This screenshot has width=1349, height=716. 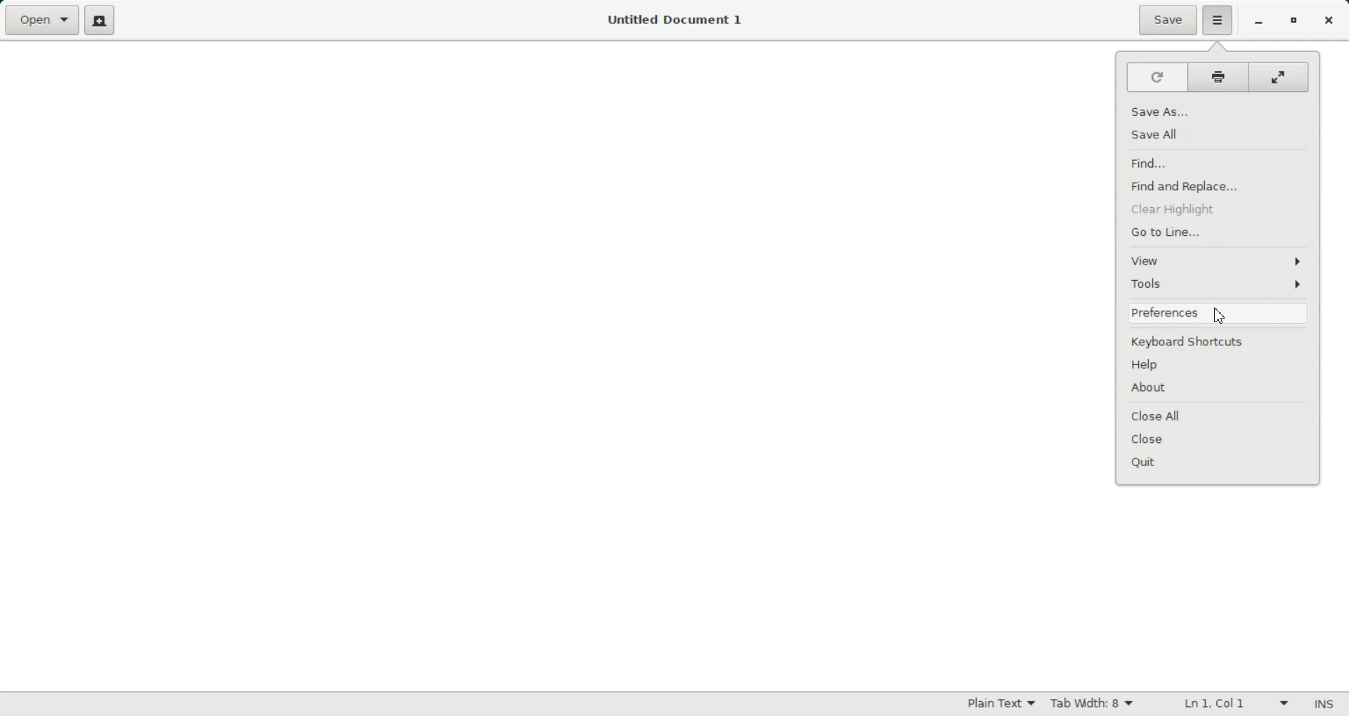 I want to click on Line Column, so click(x=1232, y=705).